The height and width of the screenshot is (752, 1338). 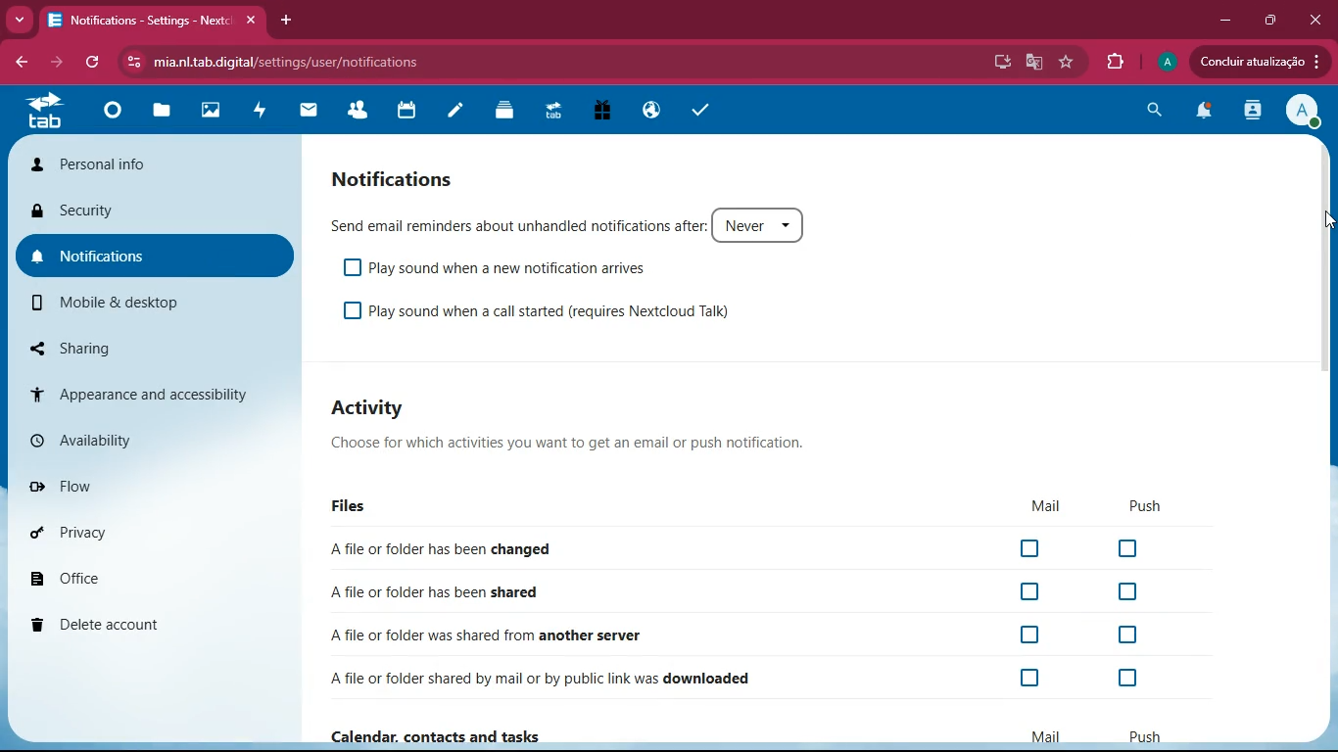 What do you see at coordinates (396, 181) in the screenshot?
I see `Notifications` at bounding box center [396, 181].